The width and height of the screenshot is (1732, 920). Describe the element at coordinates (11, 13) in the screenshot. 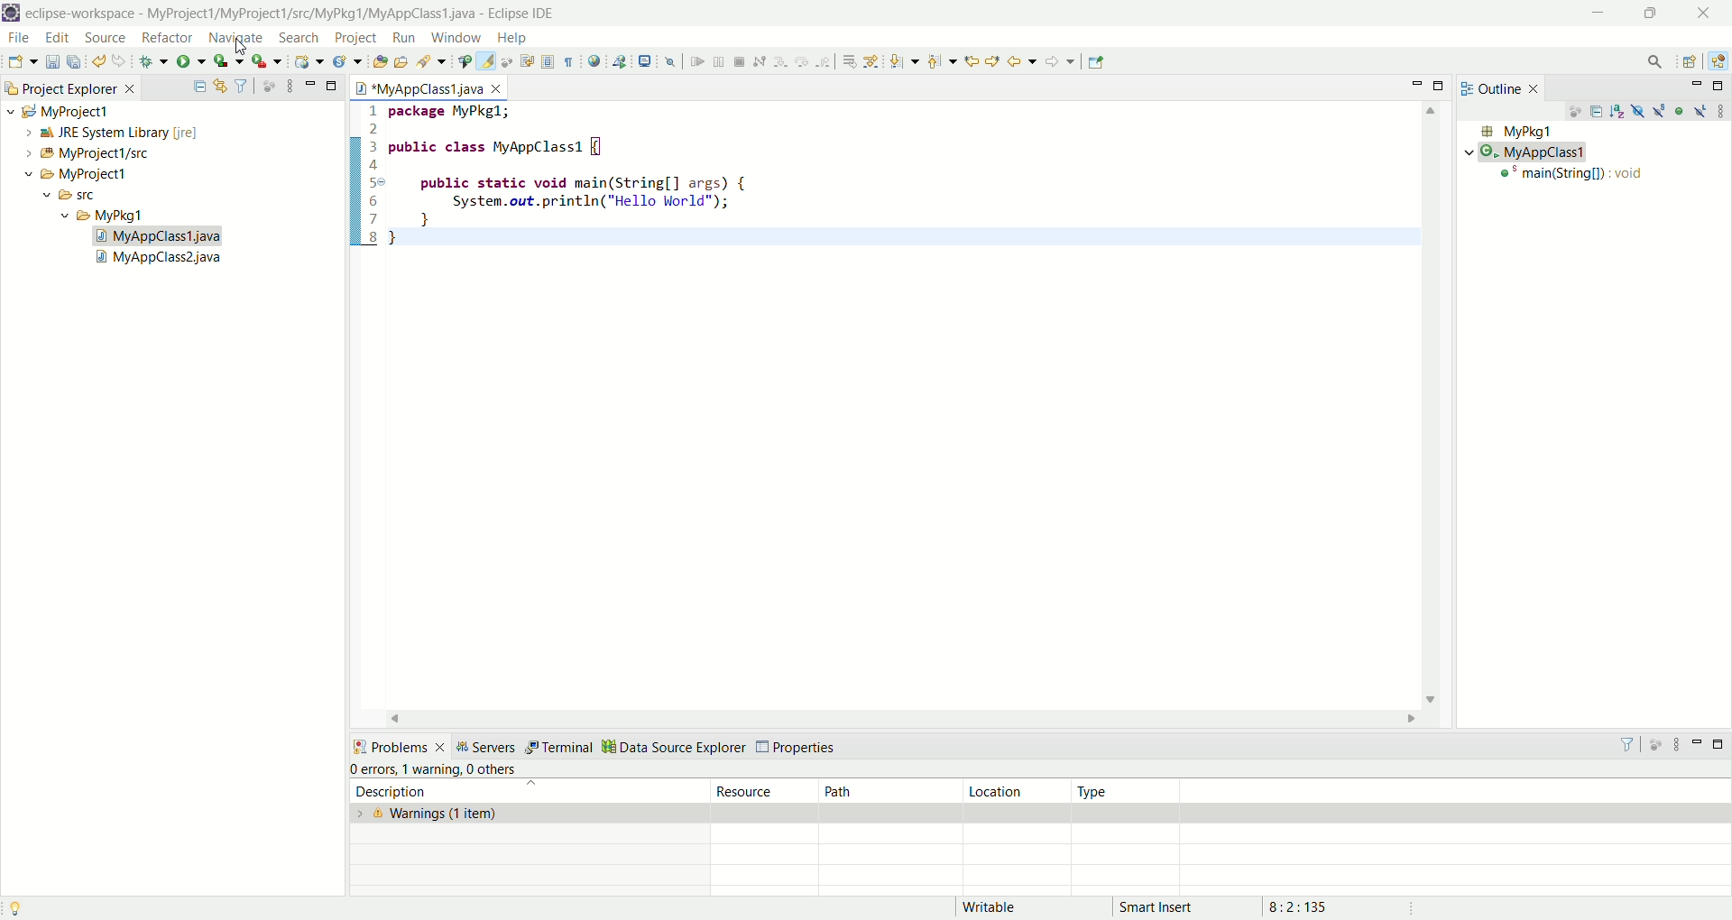

I see `eclipse logo` at that location.